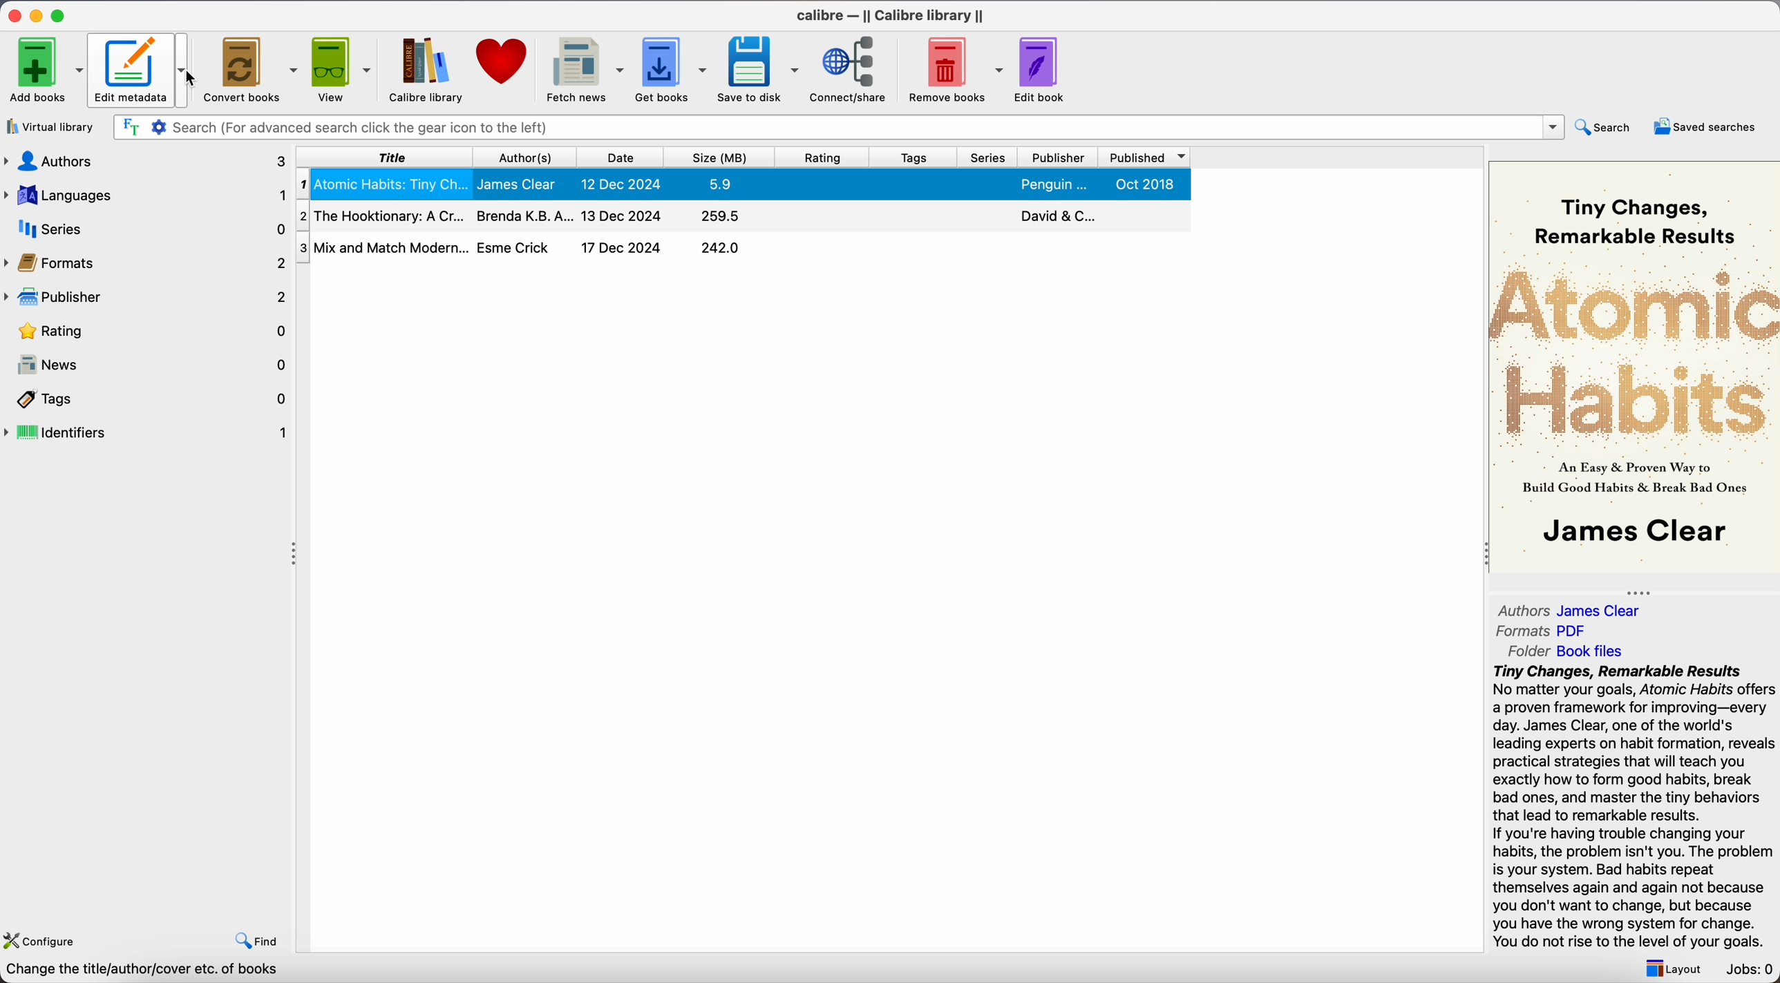 The height and width of the screenshot is (983, 1780). What do you see at coordinates (142, 70) in the screenshot?
I see `edit metadata` at bounding box center [142, 70].